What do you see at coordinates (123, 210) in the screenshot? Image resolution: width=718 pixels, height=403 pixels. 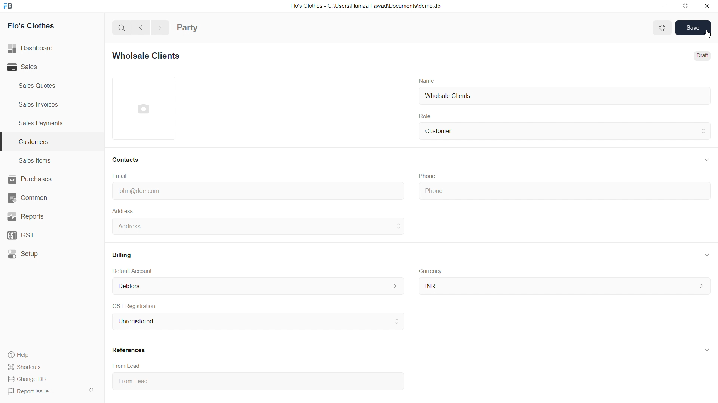 I see `Address` at bounding box center [123, 210].